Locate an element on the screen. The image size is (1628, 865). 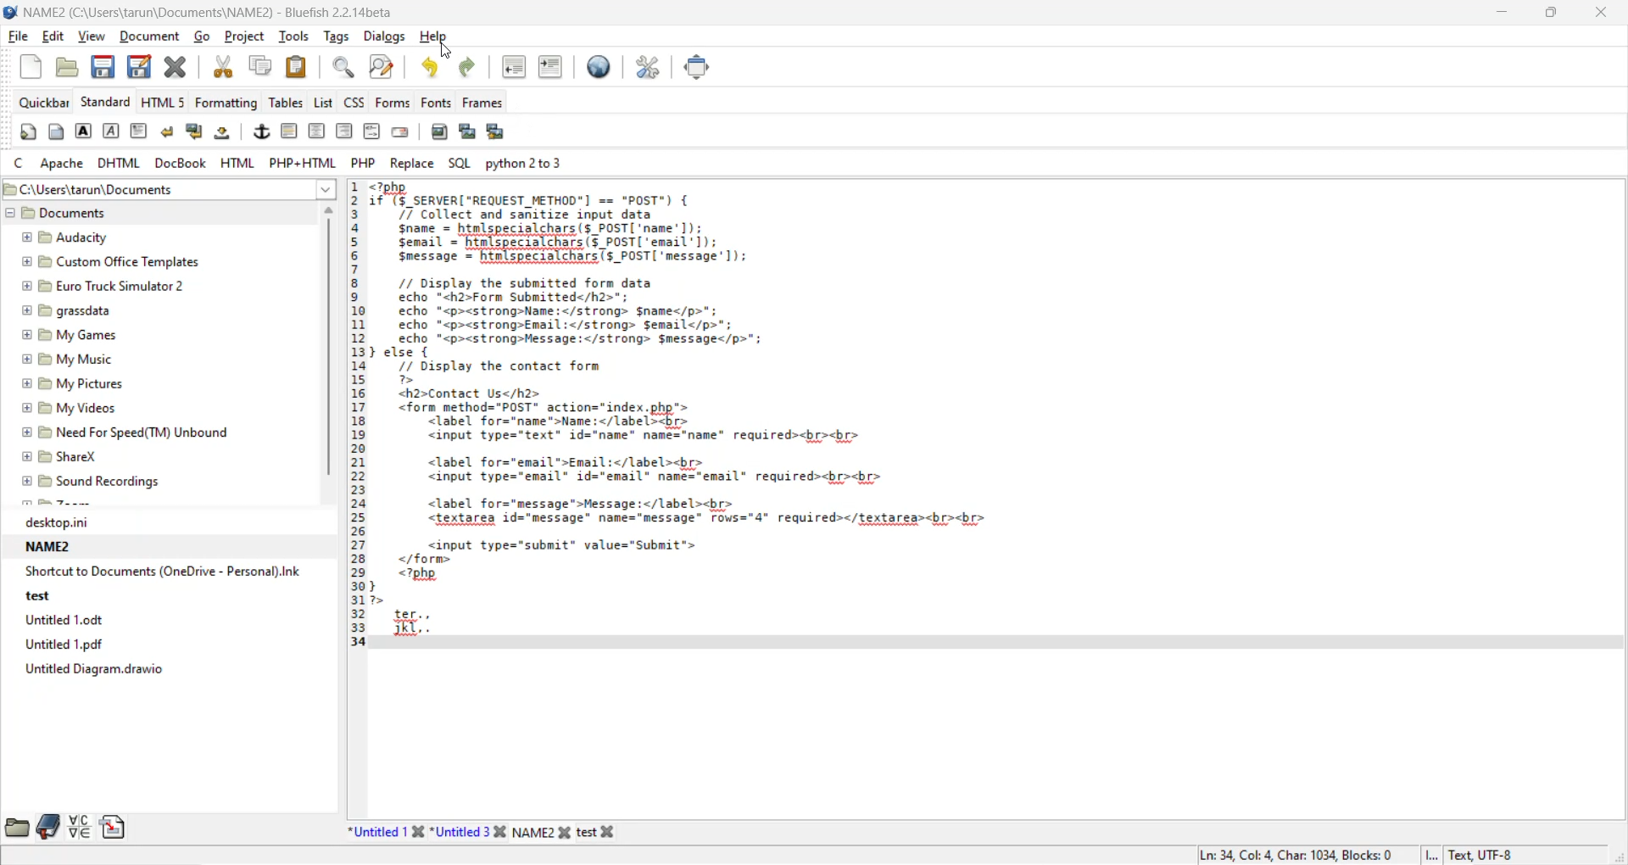
maximize is located at coordinates (1552, 14).